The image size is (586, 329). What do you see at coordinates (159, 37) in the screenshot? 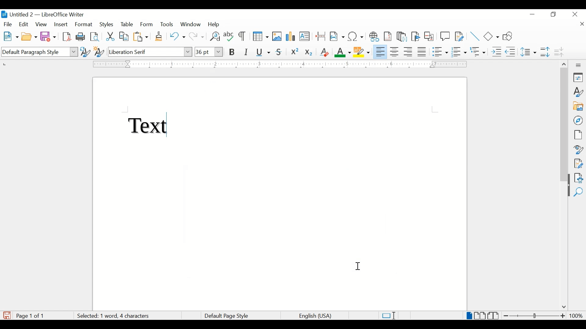
I see `clone formatting` at bounding box center [159, 37].